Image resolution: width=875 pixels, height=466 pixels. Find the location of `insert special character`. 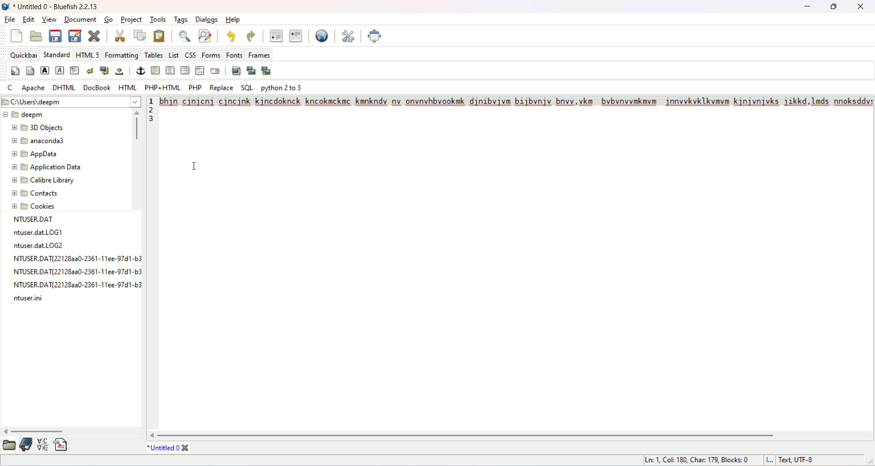

insert special character is located at coordinates (42, 445).